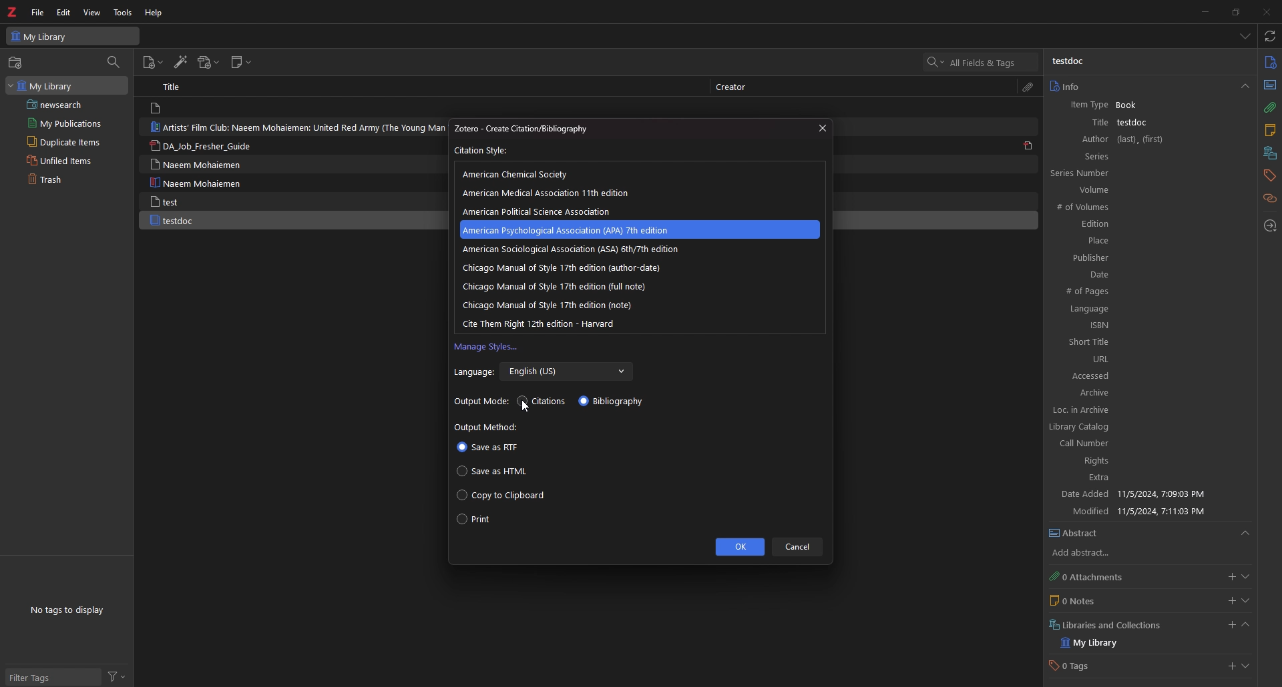 This screenshot has height=687, width=1282. What do you see at coordinates (208, 63) in the screenshot?
I see `add attachment` at bounding box center [208, 63].